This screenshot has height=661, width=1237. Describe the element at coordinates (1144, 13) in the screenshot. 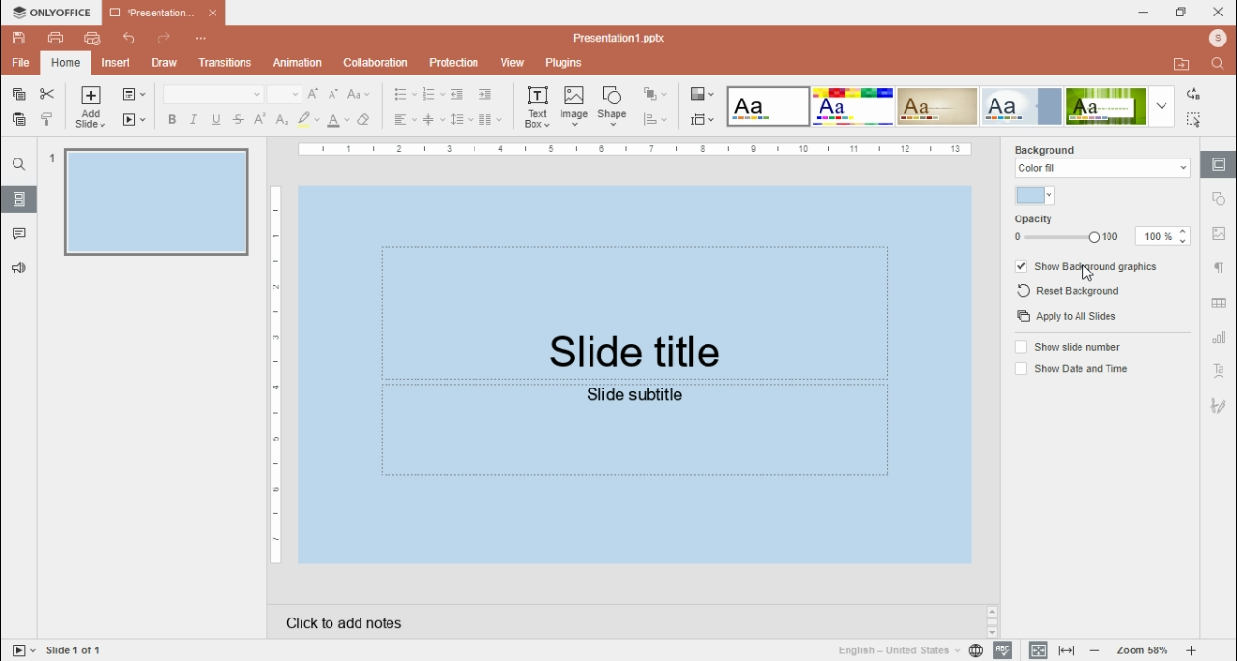

I see `minimize` at that location.